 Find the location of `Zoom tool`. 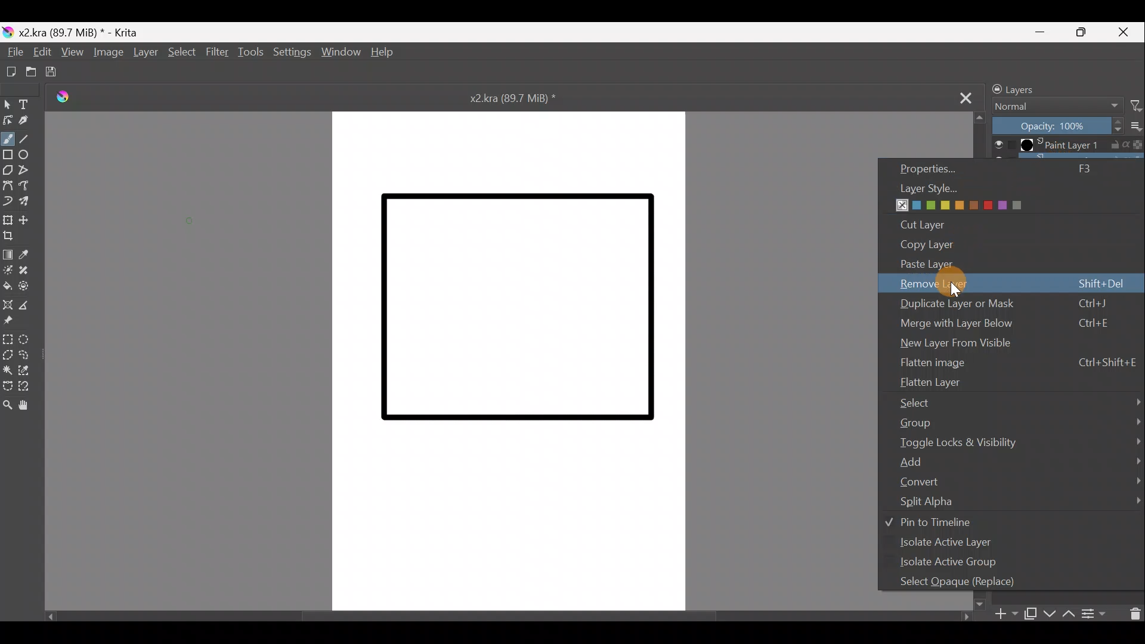

Zoom tool is located at coordinates (7, 402).